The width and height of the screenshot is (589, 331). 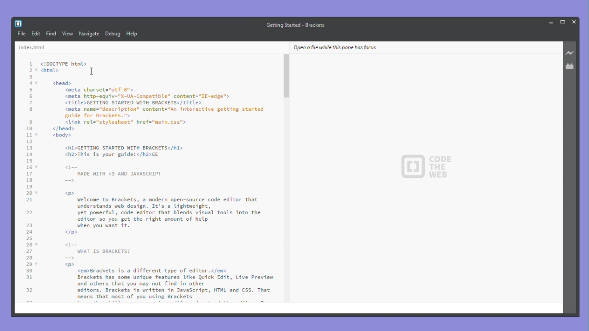 What do you see at coordinates (29, 181) in the screenshot?
I see `18` at bounding box center [29, 181].